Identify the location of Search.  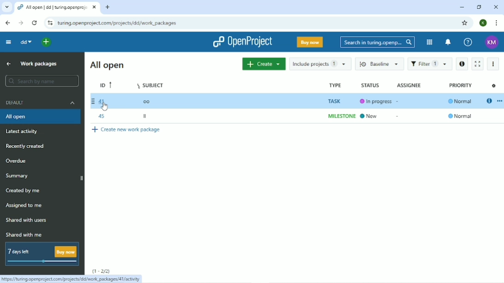
(377, 42).